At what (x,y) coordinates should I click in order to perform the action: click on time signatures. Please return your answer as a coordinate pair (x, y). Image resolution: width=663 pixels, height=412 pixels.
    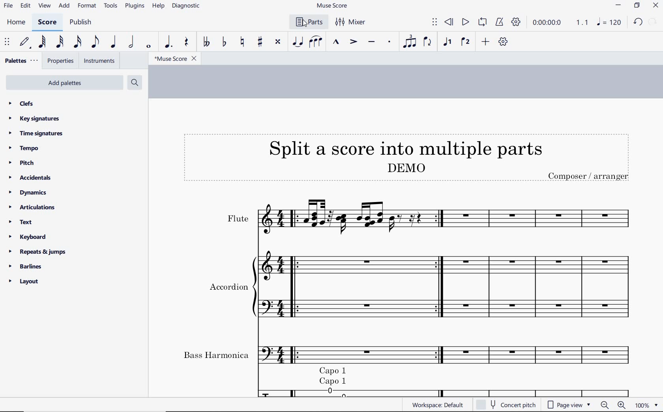
    Looking at the image, I should click on (35, 134).